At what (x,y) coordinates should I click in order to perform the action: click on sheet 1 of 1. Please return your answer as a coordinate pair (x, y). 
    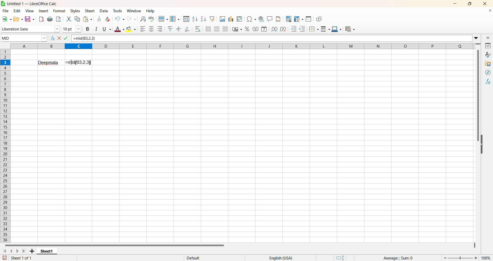
    Looking at the image, I should click on (21, 258).